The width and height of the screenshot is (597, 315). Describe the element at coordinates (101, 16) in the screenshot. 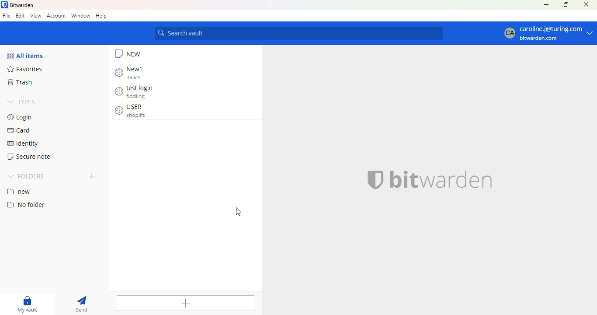

I see `help` at that location.